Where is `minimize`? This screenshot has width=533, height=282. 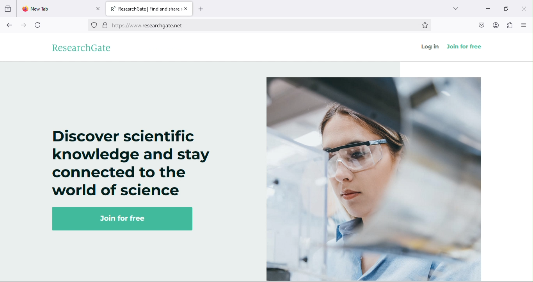
minimize is located at coordinates (489, 9).